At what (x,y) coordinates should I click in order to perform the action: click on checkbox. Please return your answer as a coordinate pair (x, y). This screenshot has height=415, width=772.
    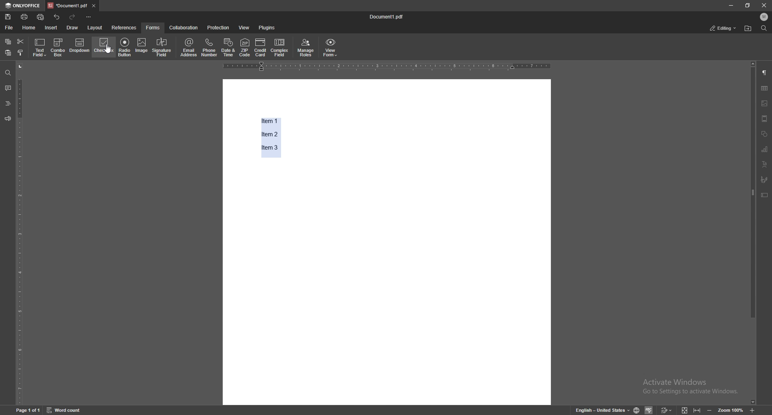
    Looking at the image, I should click on (104, 46).